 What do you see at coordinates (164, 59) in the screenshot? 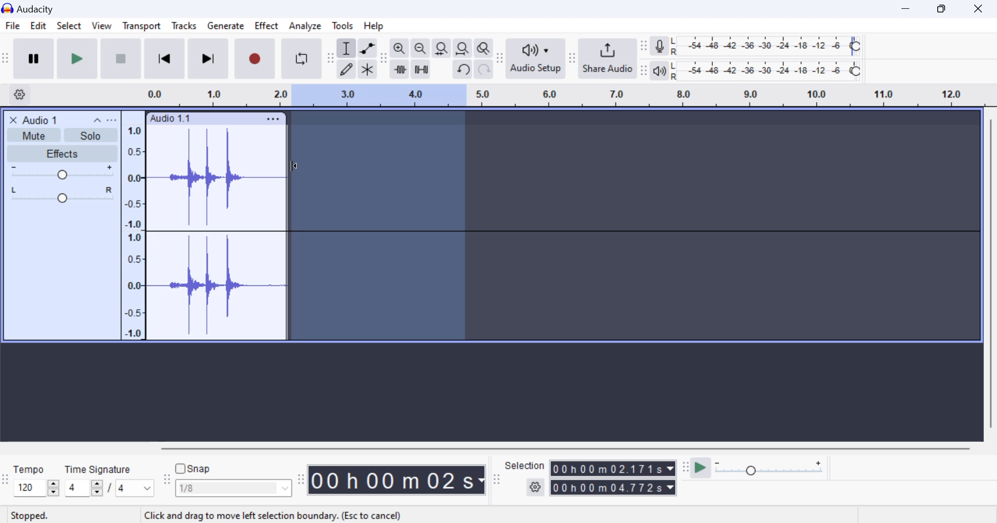
I see `Skip to Beginning` at bounding box center [164, 59].